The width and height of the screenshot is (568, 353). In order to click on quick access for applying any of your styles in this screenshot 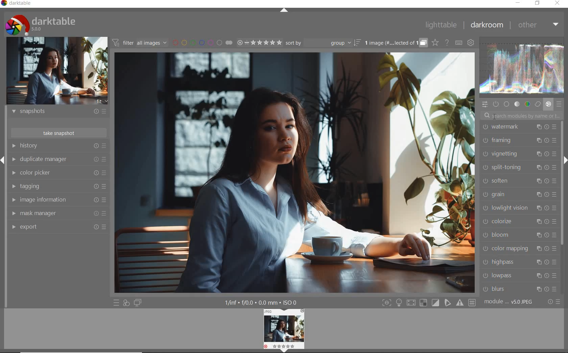, I will do `click(126, 303)`.